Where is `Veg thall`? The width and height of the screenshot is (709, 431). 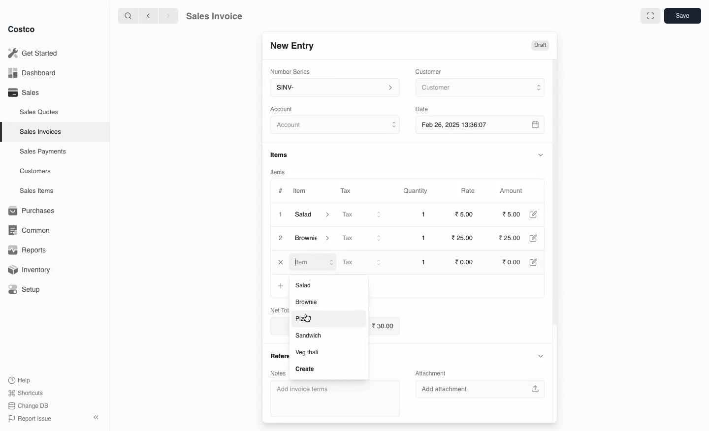
Veg thall is located at coordinates (310, 352).